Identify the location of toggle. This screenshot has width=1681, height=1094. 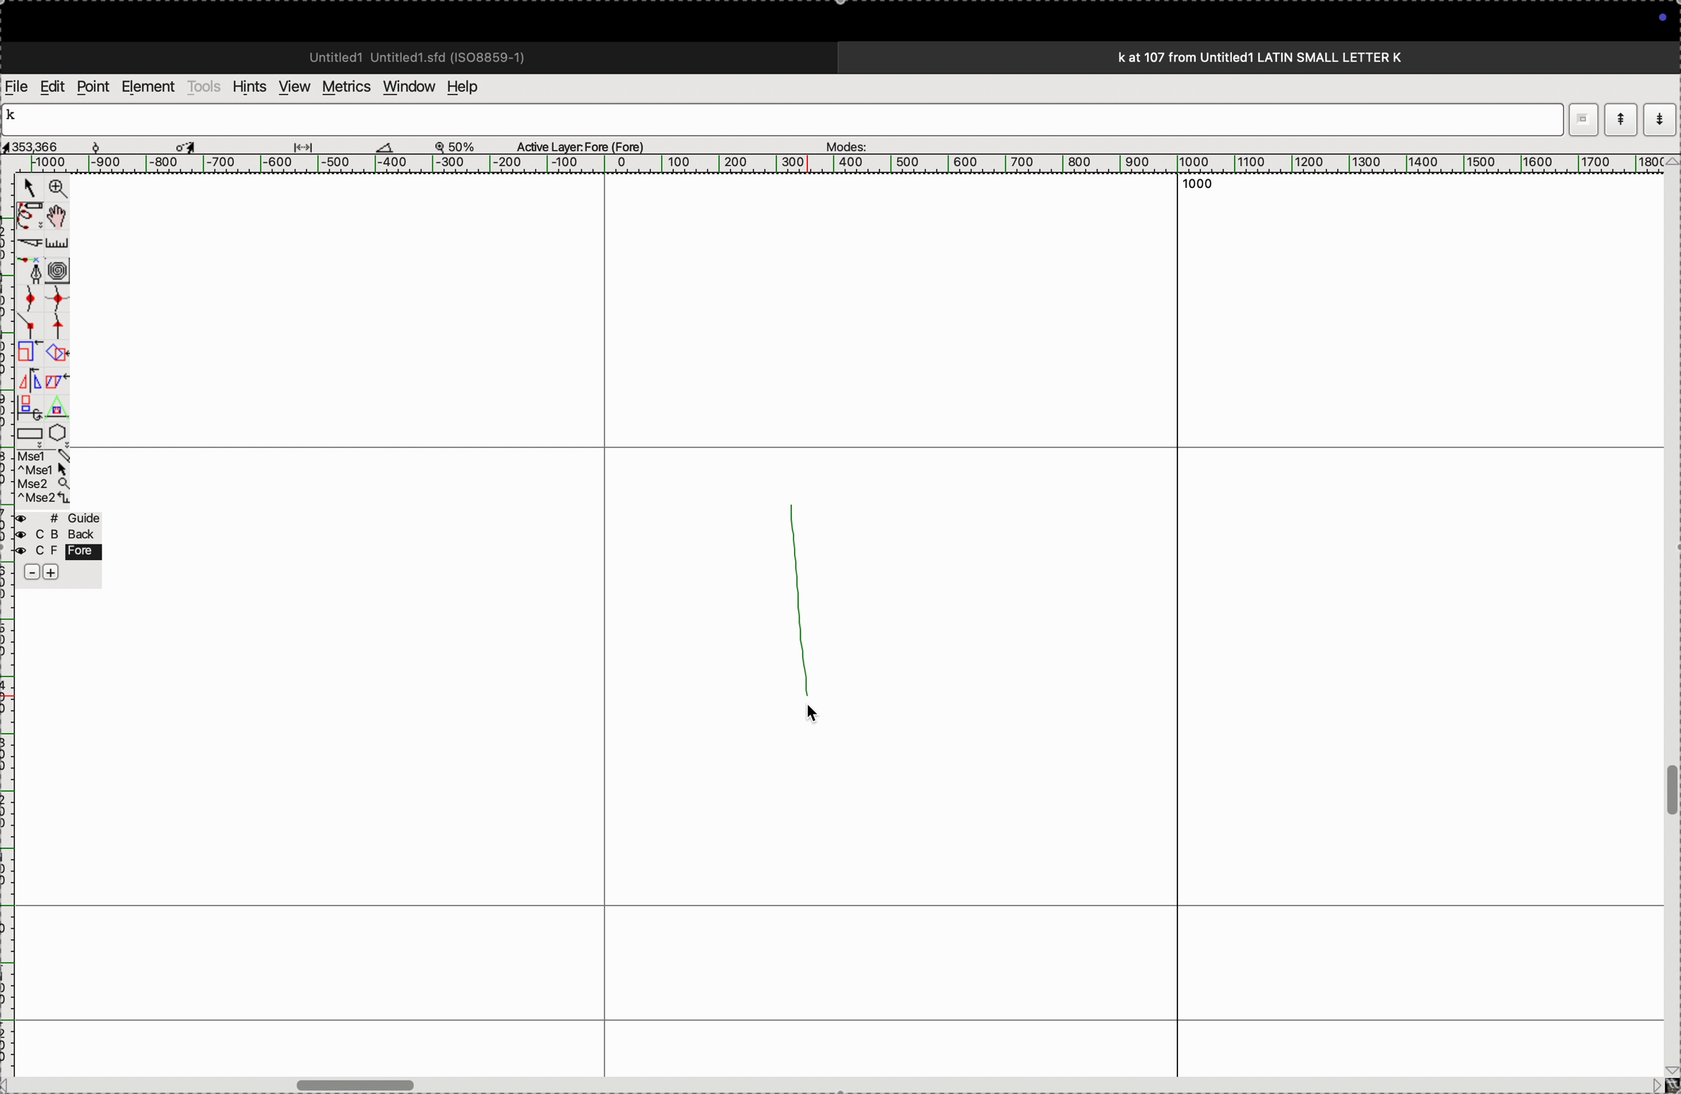
(61, 216).